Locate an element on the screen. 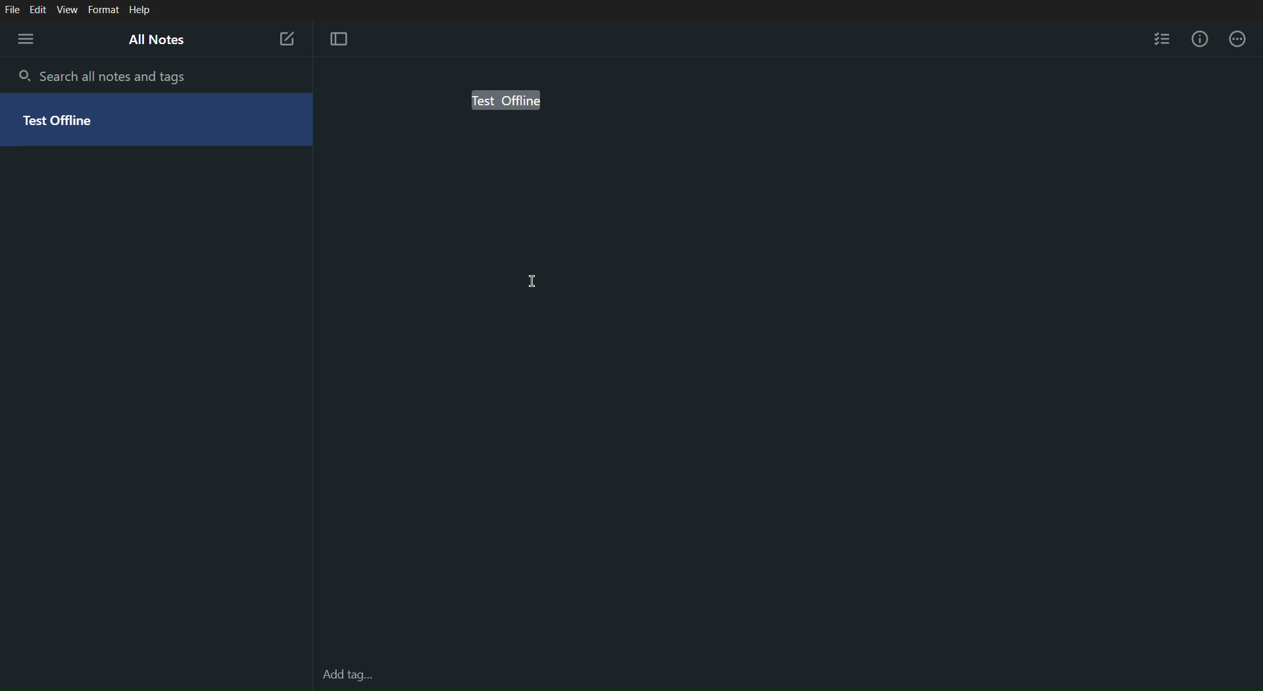  Menu is located at coordinates (24, 38).